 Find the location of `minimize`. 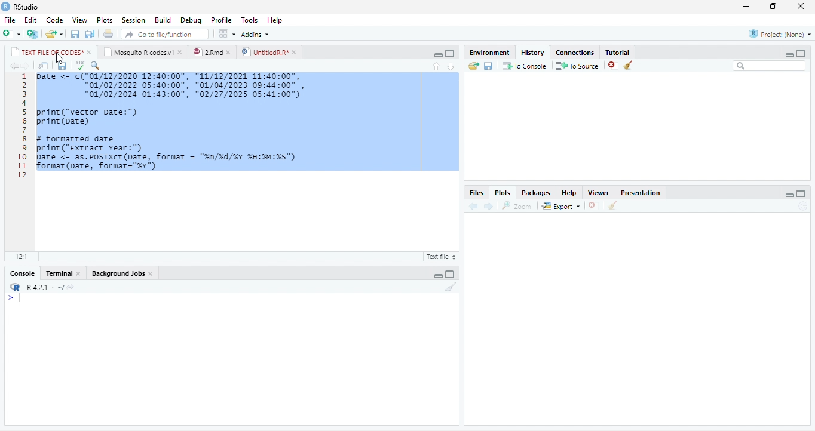

minimize is located at coordinates (438, 276).